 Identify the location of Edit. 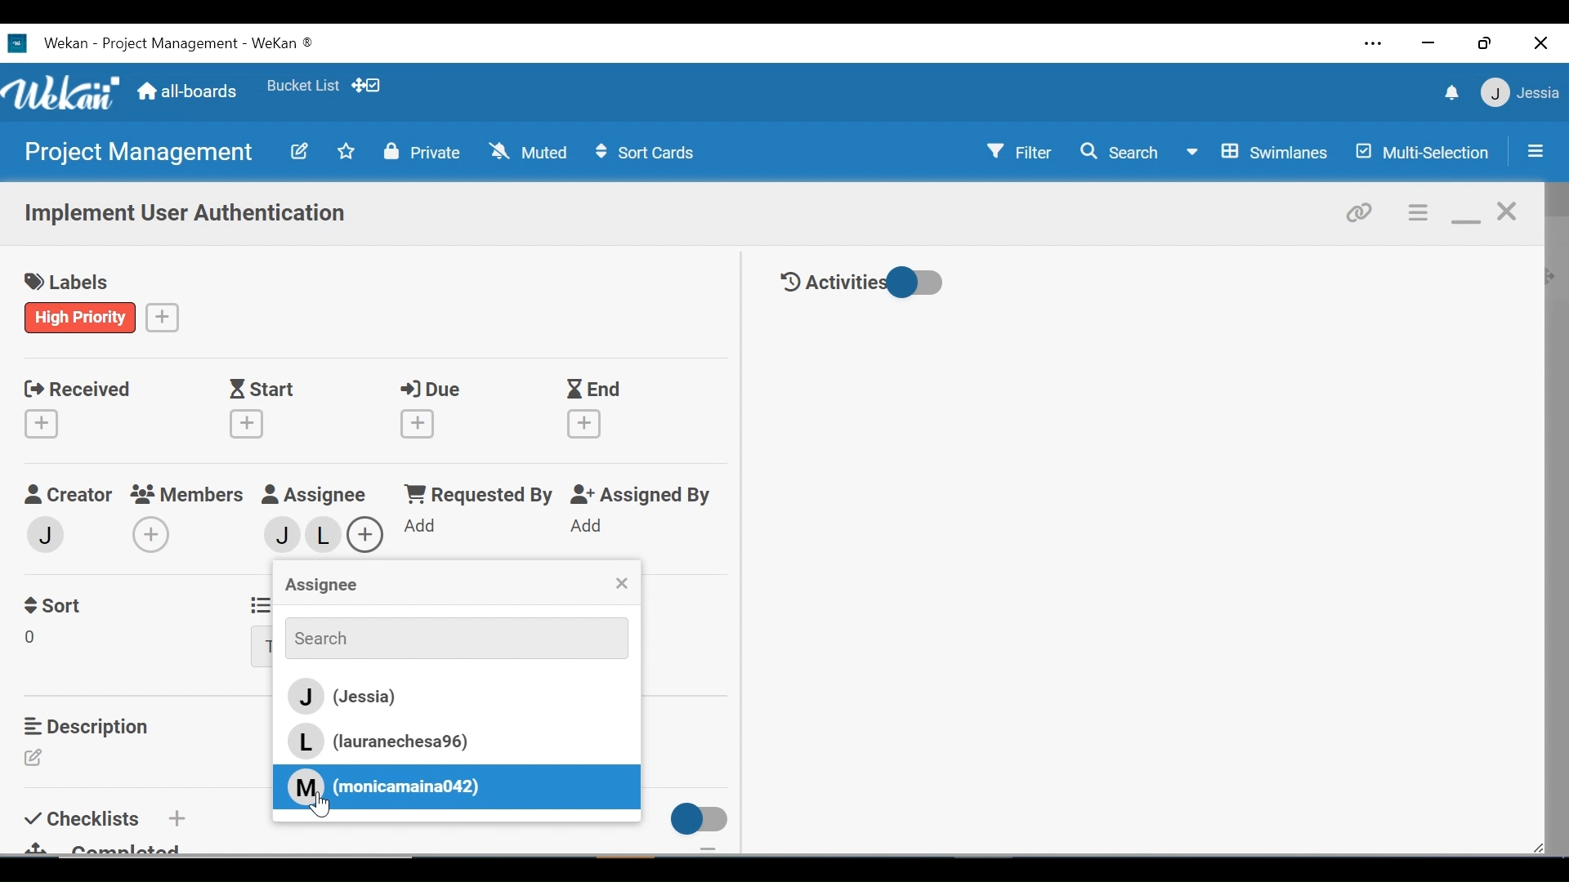
(298, 150).